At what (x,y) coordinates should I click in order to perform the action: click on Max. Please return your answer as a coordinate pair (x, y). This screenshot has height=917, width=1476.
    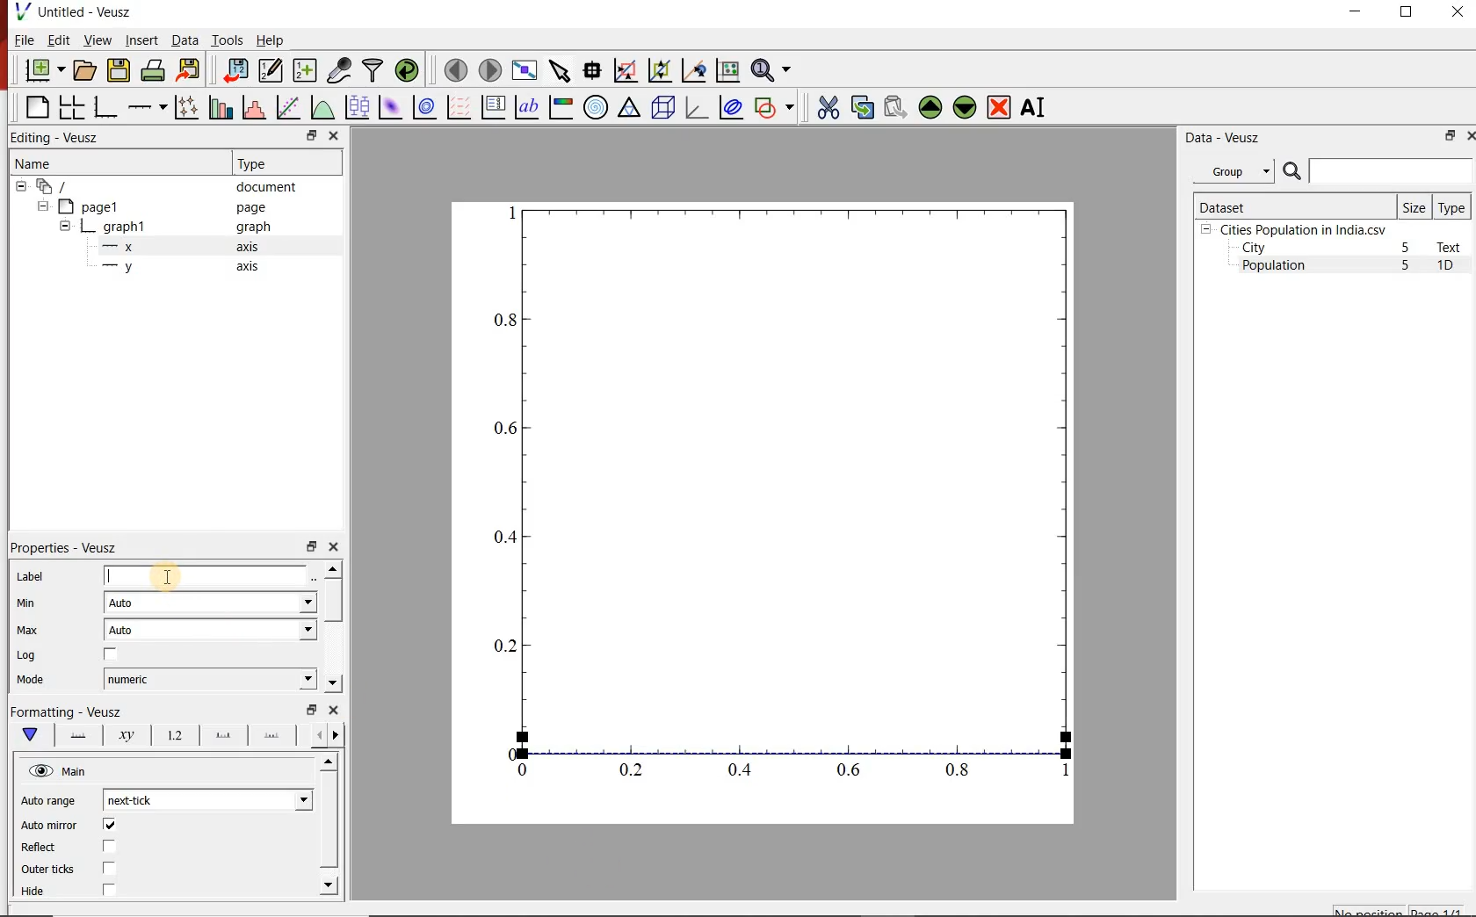
    Looking at the image, I should click on (26, 630).